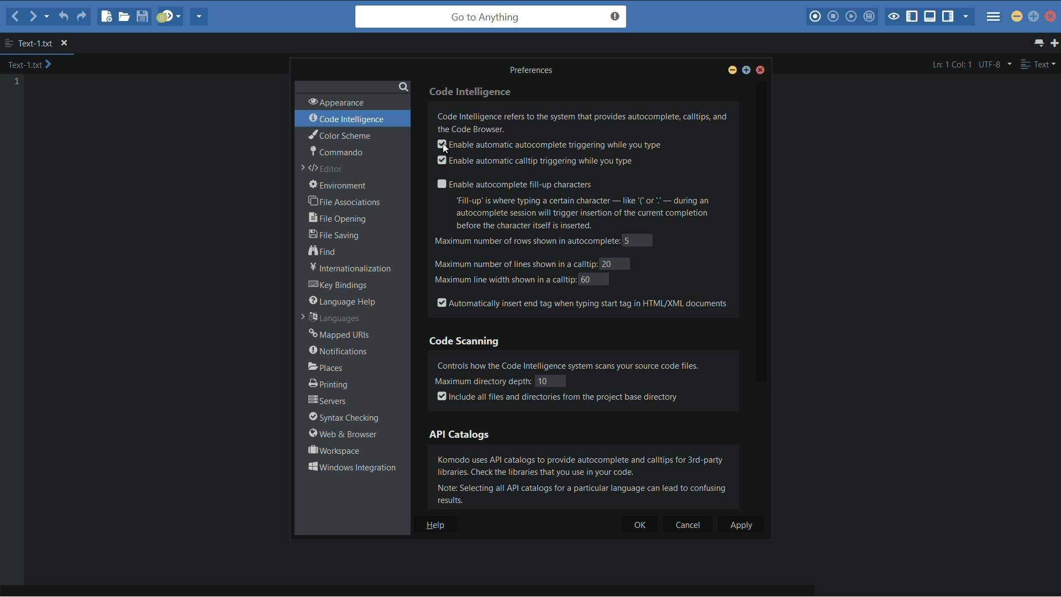 This screenshot has height=597, width=1061. I want to click on line number, so click(17, 82).